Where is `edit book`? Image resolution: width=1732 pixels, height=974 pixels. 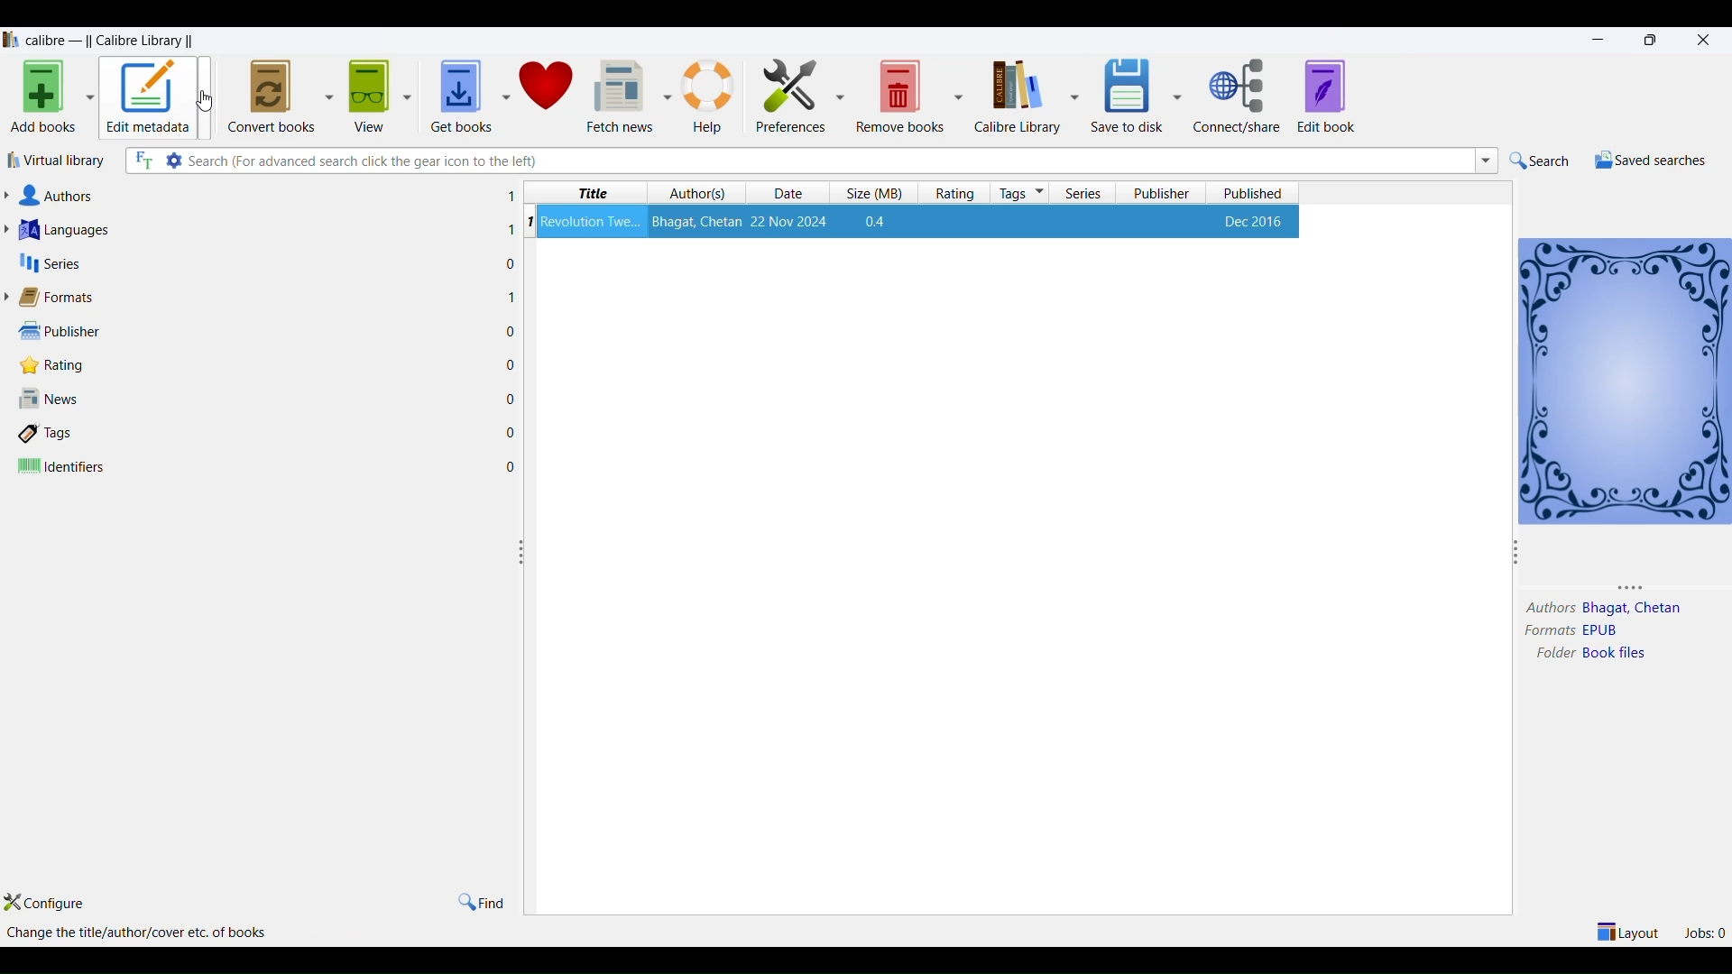 edit book is located at coordinates (1333, 95).